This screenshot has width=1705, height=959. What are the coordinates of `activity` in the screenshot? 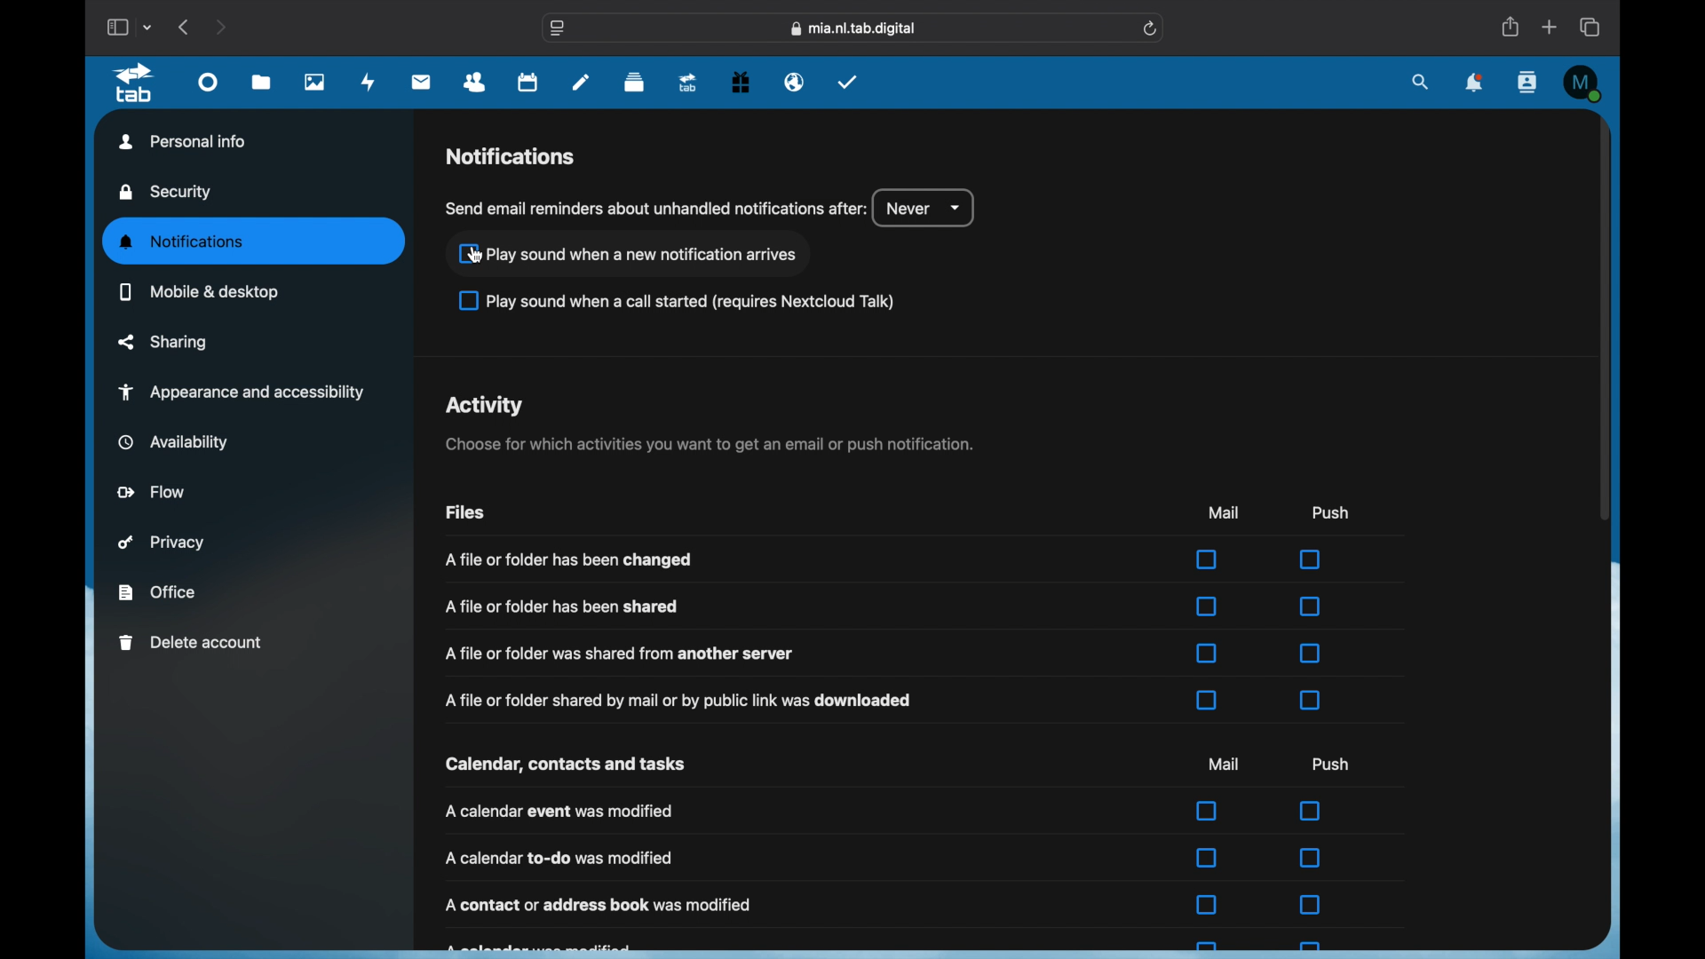 It's located at (486, 406).